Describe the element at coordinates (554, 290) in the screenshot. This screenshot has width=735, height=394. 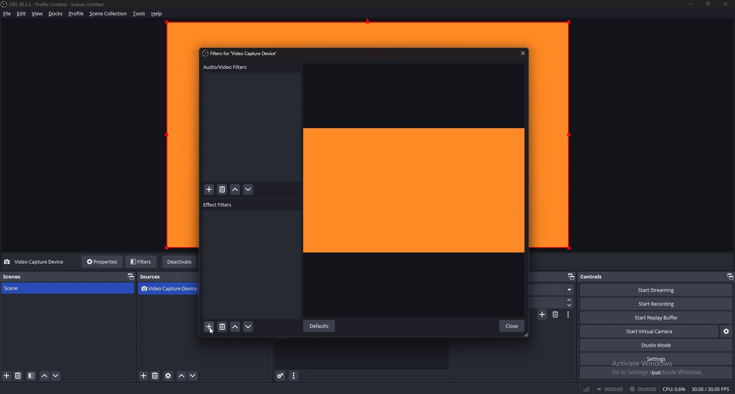
I see `fade` at that location.